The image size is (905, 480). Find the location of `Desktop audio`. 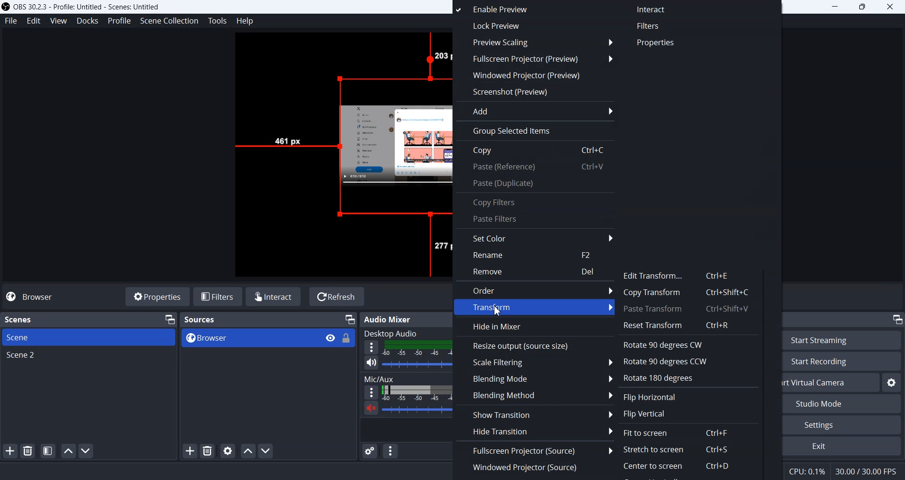

Desktop audio is located at coordinates (406, 333).